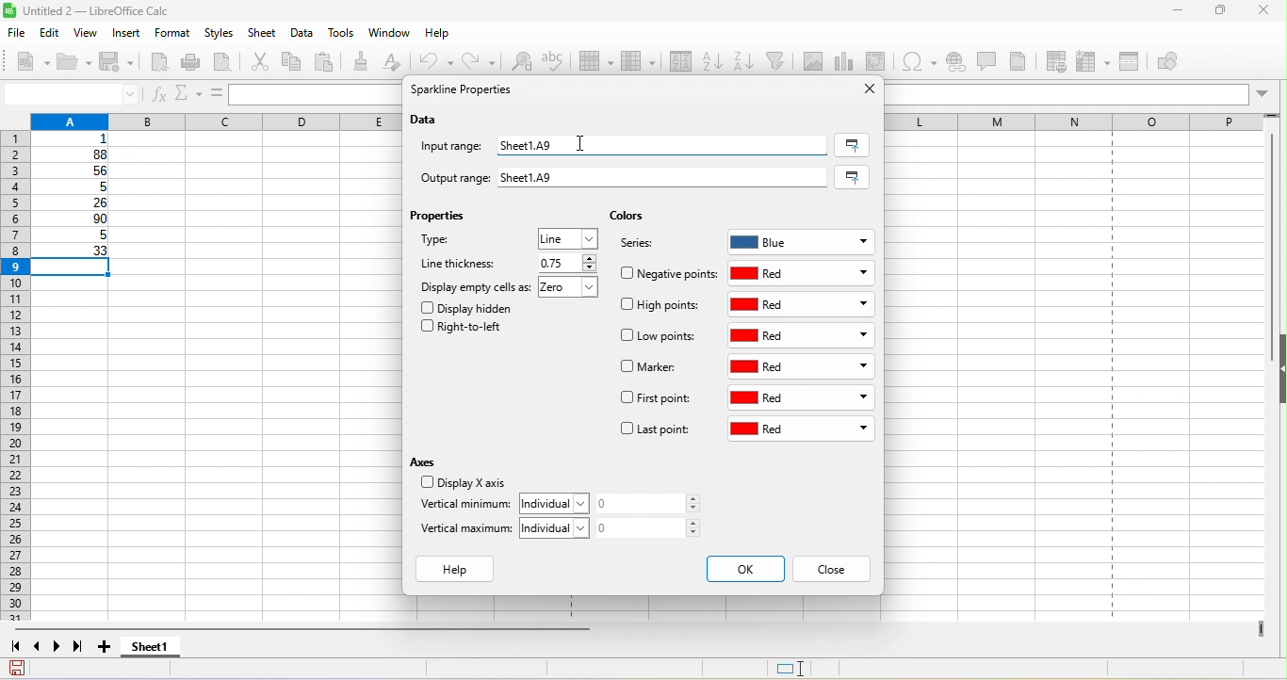 The width and height of the screenshot is (1287, 680). Describe the element at coordinates (229, 63) in the screenshot. I see `print preview` at that location.